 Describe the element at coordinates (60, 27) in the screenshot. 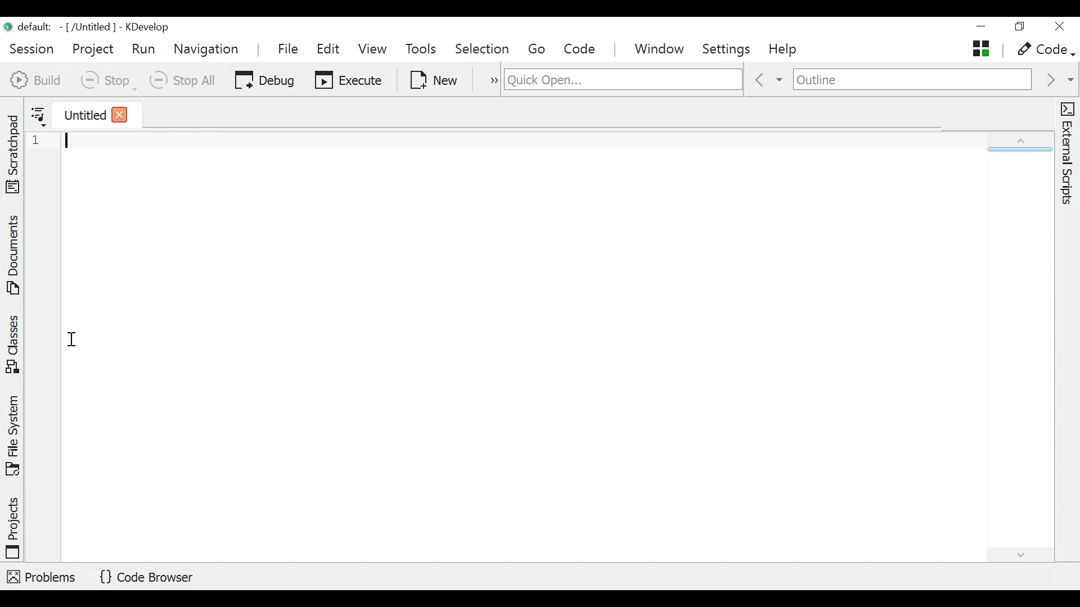

I see `File name` at that location.